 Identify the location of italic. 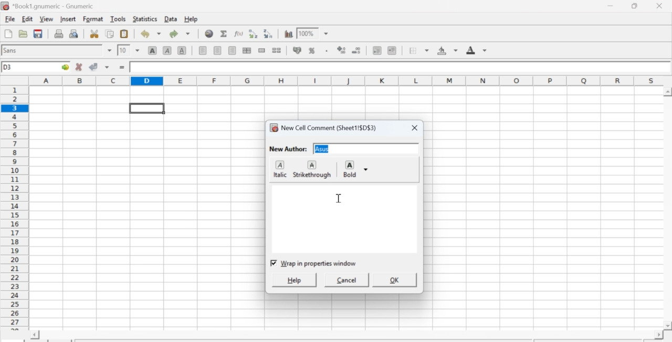
(279, 169).